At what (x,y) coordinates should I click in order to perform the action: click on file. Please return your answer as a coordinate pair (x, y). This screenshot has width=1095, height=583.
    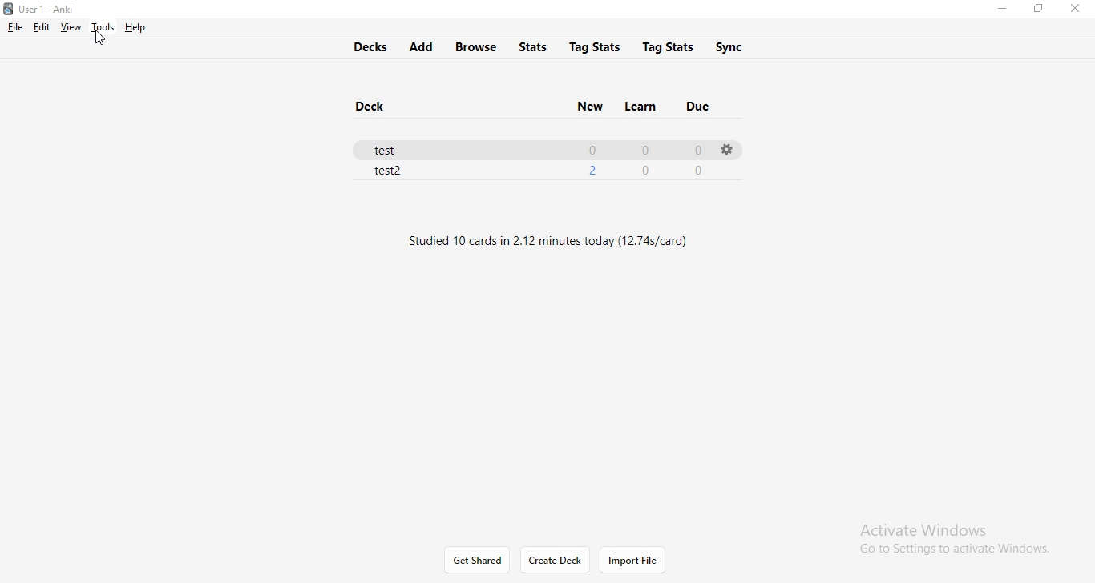
    Looking at the image, I should click on (18, 26).